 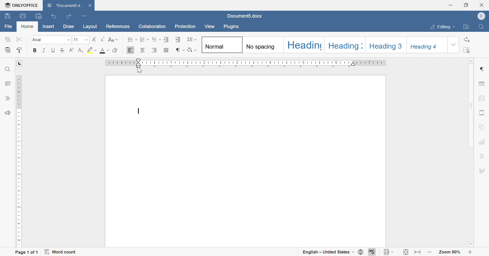 I want to click on close, so click(x=482, y=5).